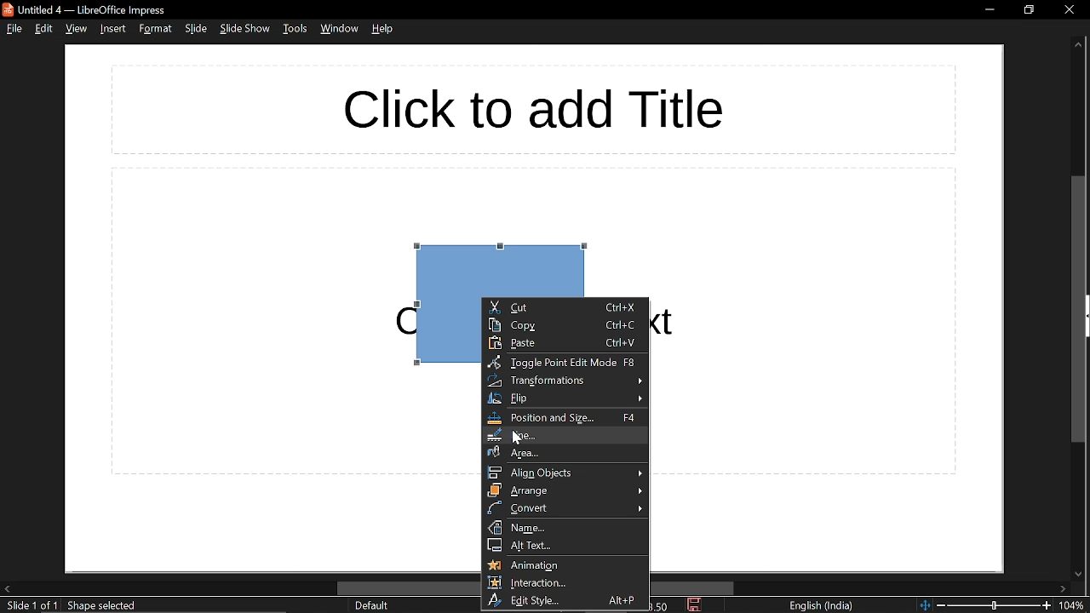 This screenshot has height=613, width=1090. I want to click on current window, so click(85, 9).